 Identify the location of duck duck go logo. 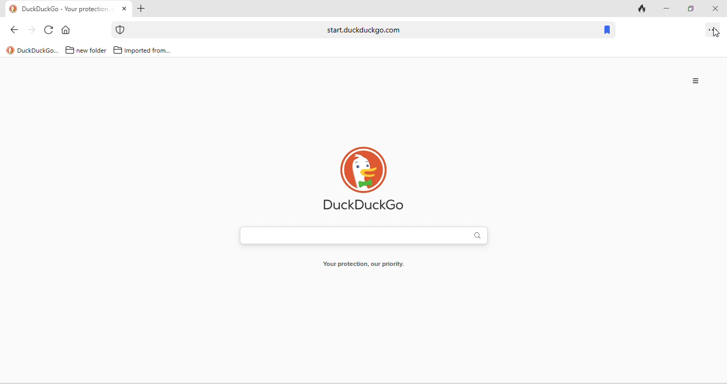
(364, 177).